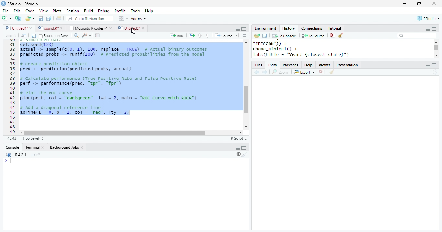 The image size is (442, 232). What do you see at coordinates (322, 72) in the screenshot?
I see `close file` at bounding box center [322, 72].